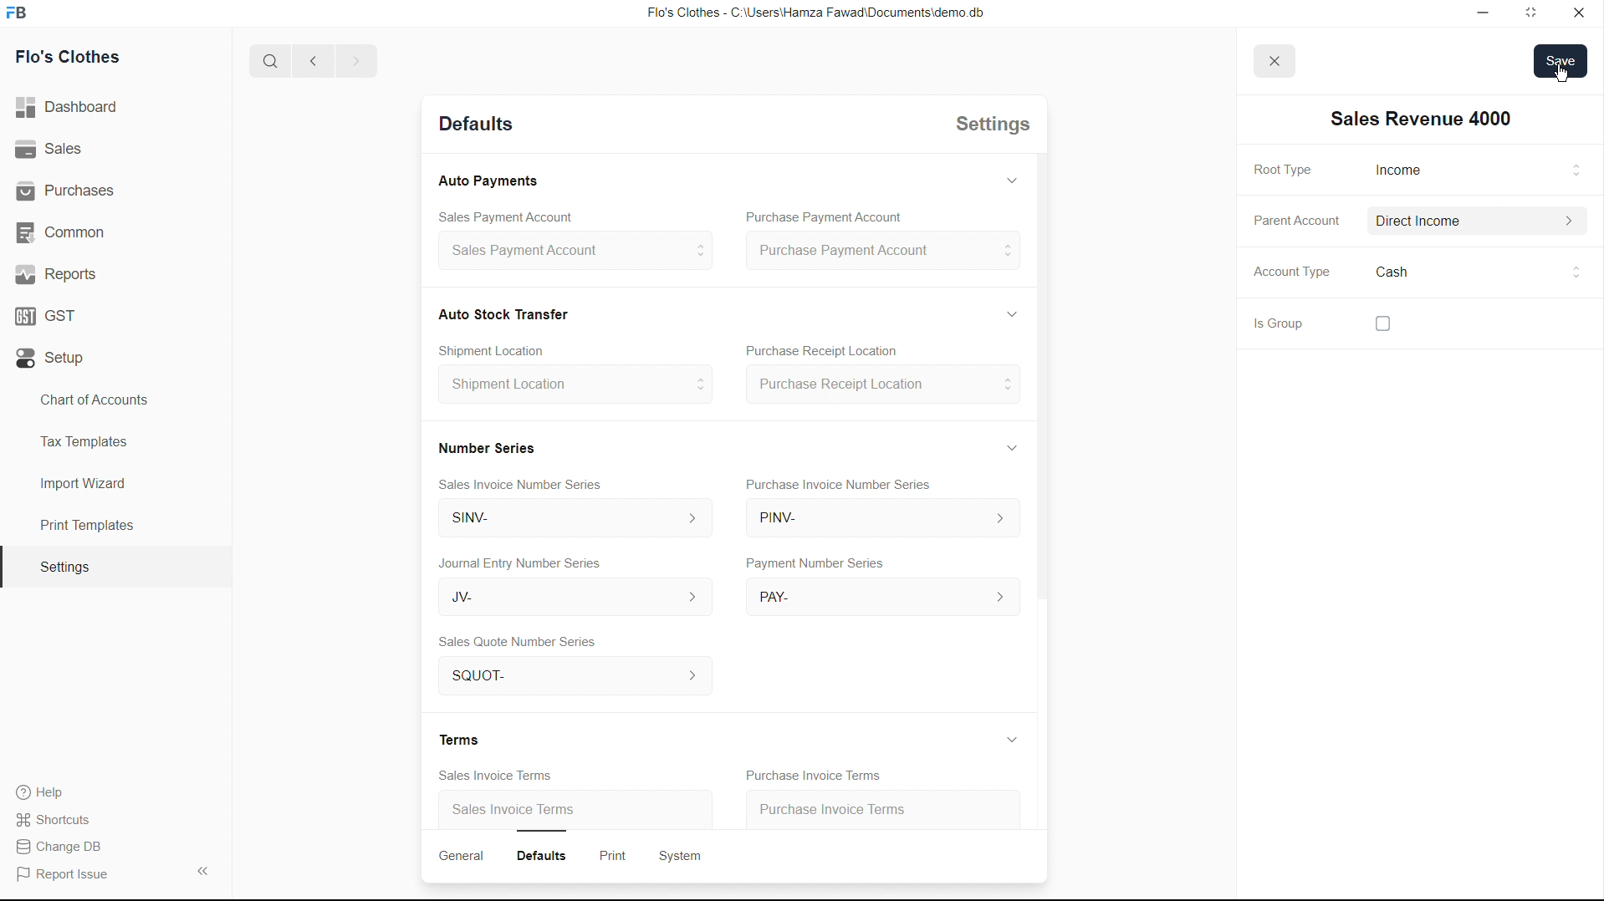 This screenshot has height=901, width=1604. What do you see at coordinates (1561, 62) in the screenshot?
I see `save` at bounding box center [1561, 62].